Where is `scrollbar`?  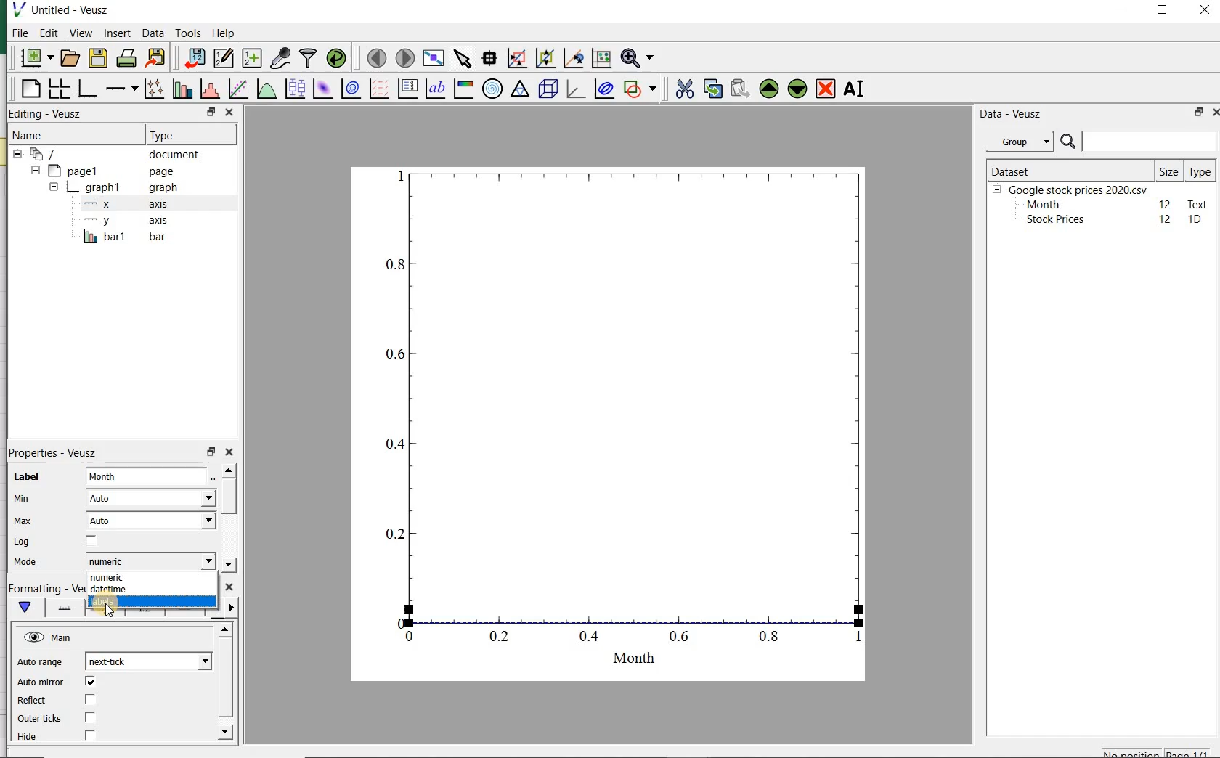
scrollbar is located at coordinates (224, 684).